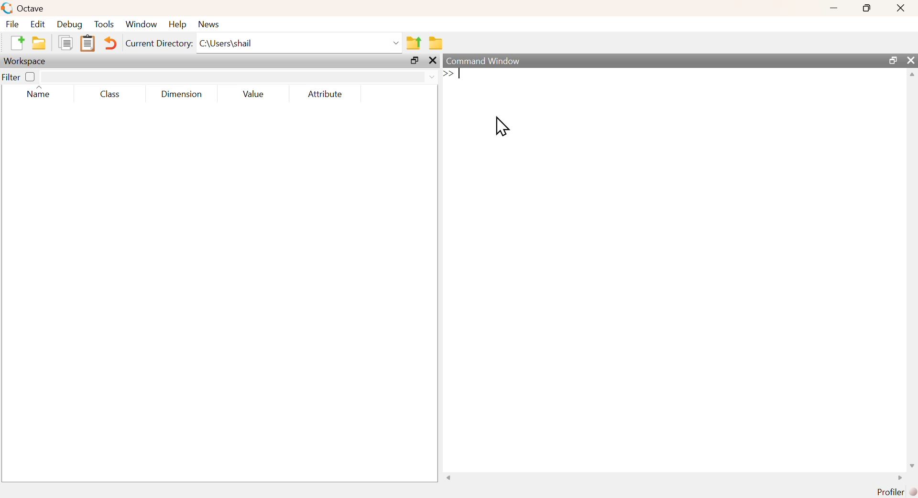 This screenshot has height=498, width=918. I want to click on Name, so click(40, 93).